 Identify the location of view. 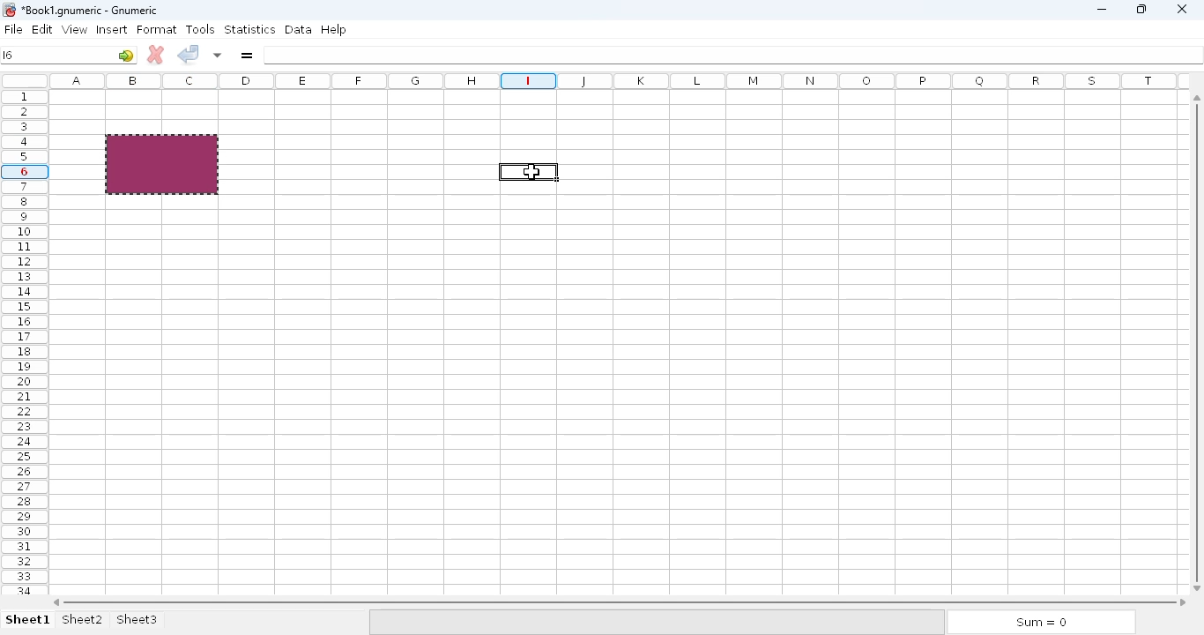
(74, 30).